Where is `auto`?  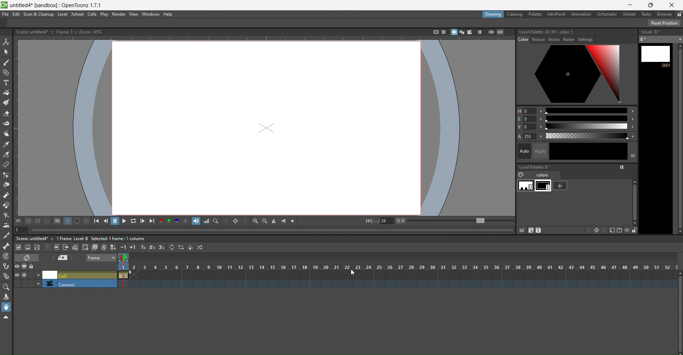
auto is located at coordinates (524, 151).